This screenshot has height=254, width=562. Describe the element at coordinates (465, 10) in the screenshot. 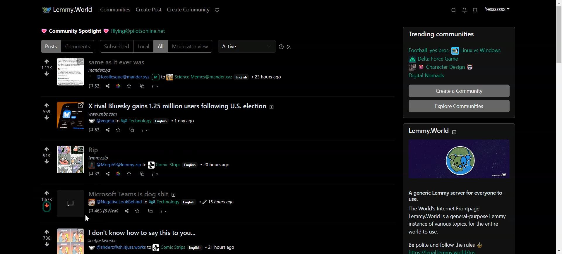

I see `Unread Message` at that location.